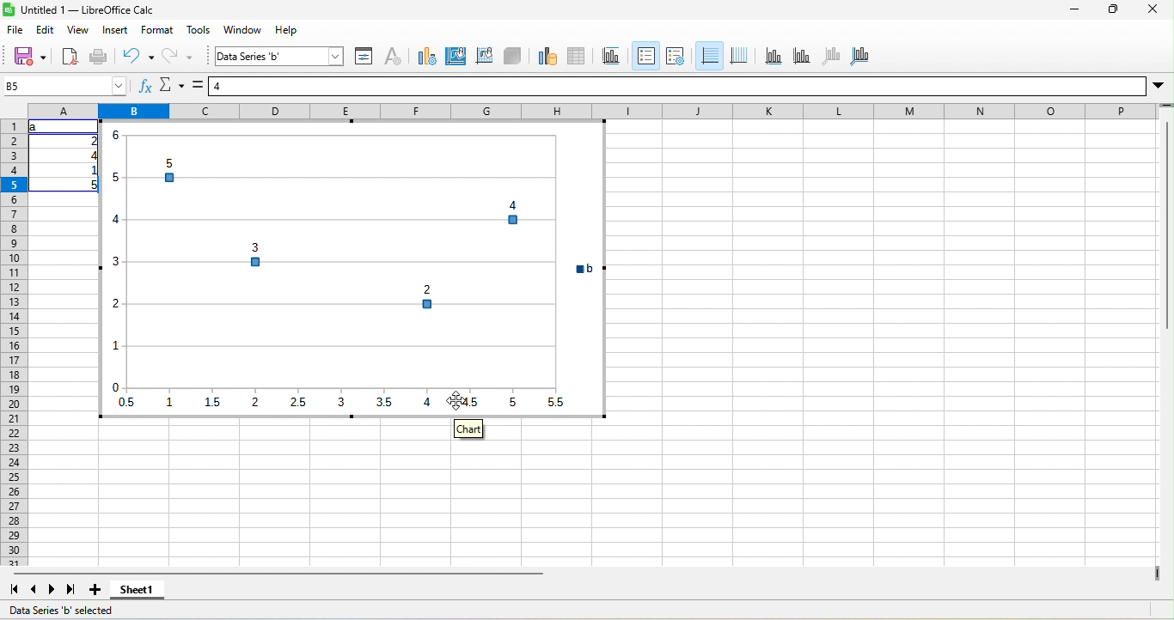 This screenshot has width=1174, height=620. Describe the element at coordinates (512, 58) in the screenshot. I see `3d view` at that location.